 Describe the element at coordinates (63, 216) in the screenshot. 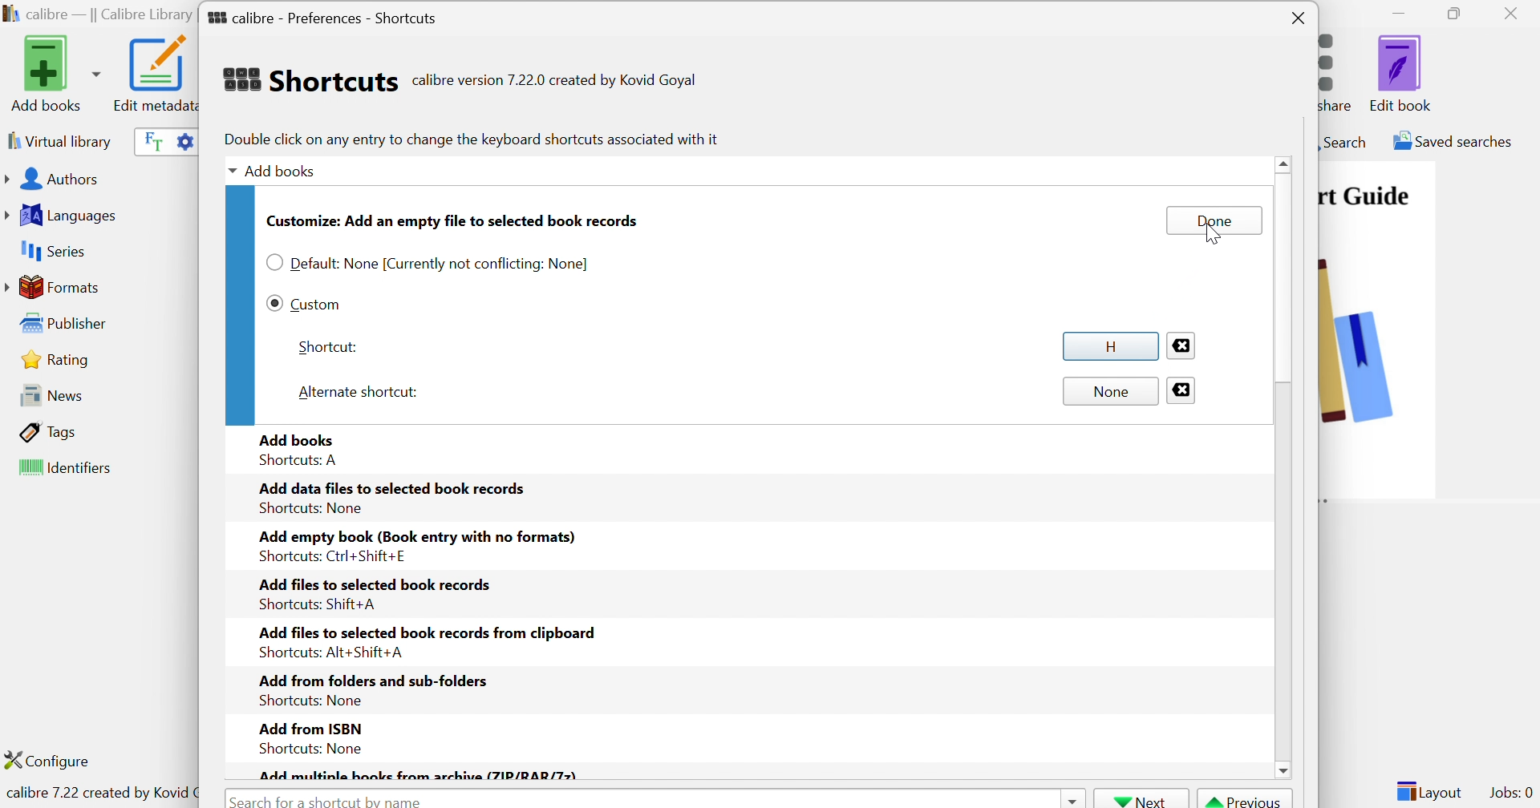

I see `Languages` at that location.